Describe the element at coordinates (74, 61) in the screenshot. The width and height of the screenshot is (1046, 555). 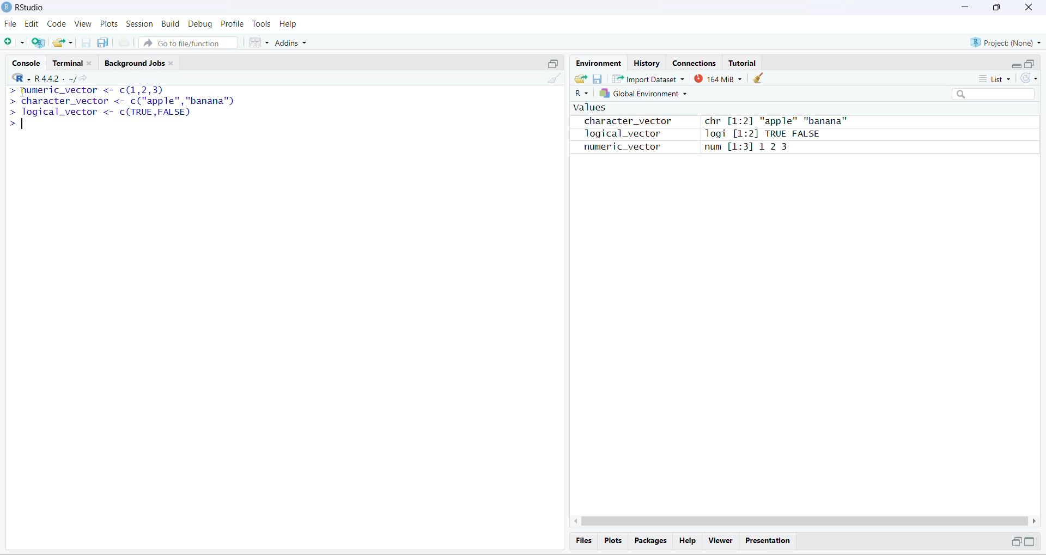
I see `Terminal` at that location.